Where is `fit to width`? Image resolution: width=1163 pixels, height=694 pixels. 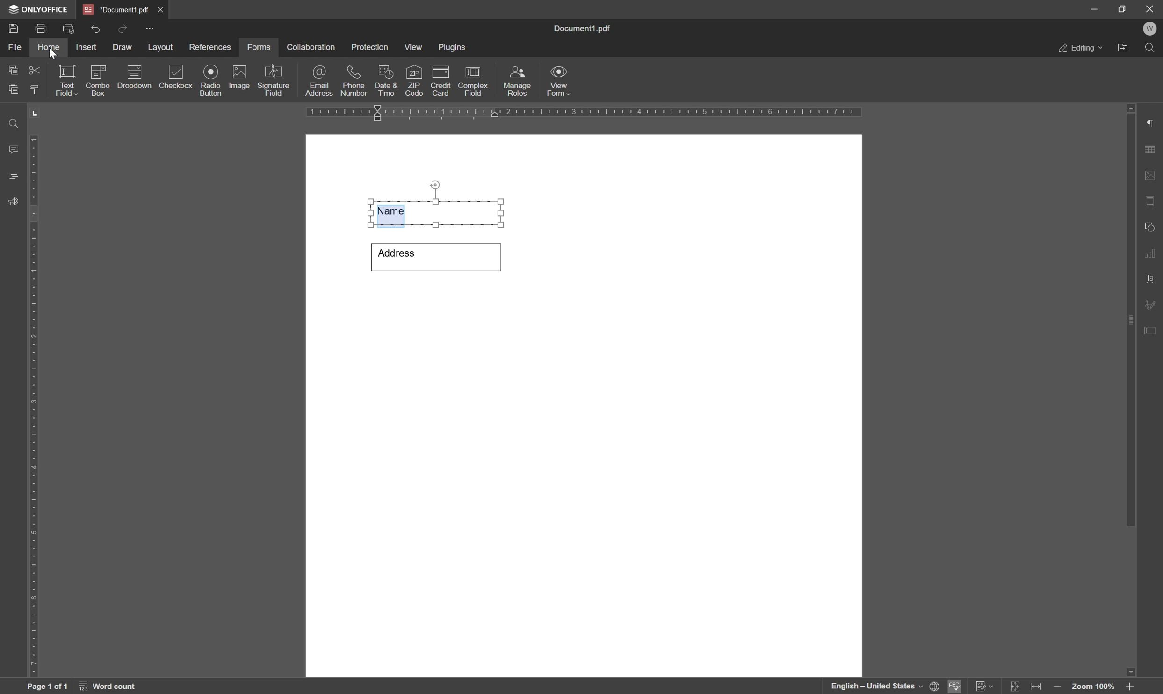
fit to width is located at coordinates (1038, 687).